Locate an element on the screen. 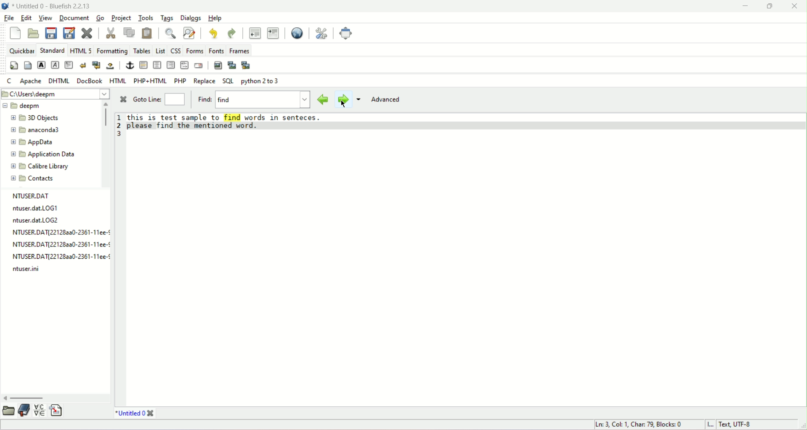  standard is located at coordinates (52, 50).